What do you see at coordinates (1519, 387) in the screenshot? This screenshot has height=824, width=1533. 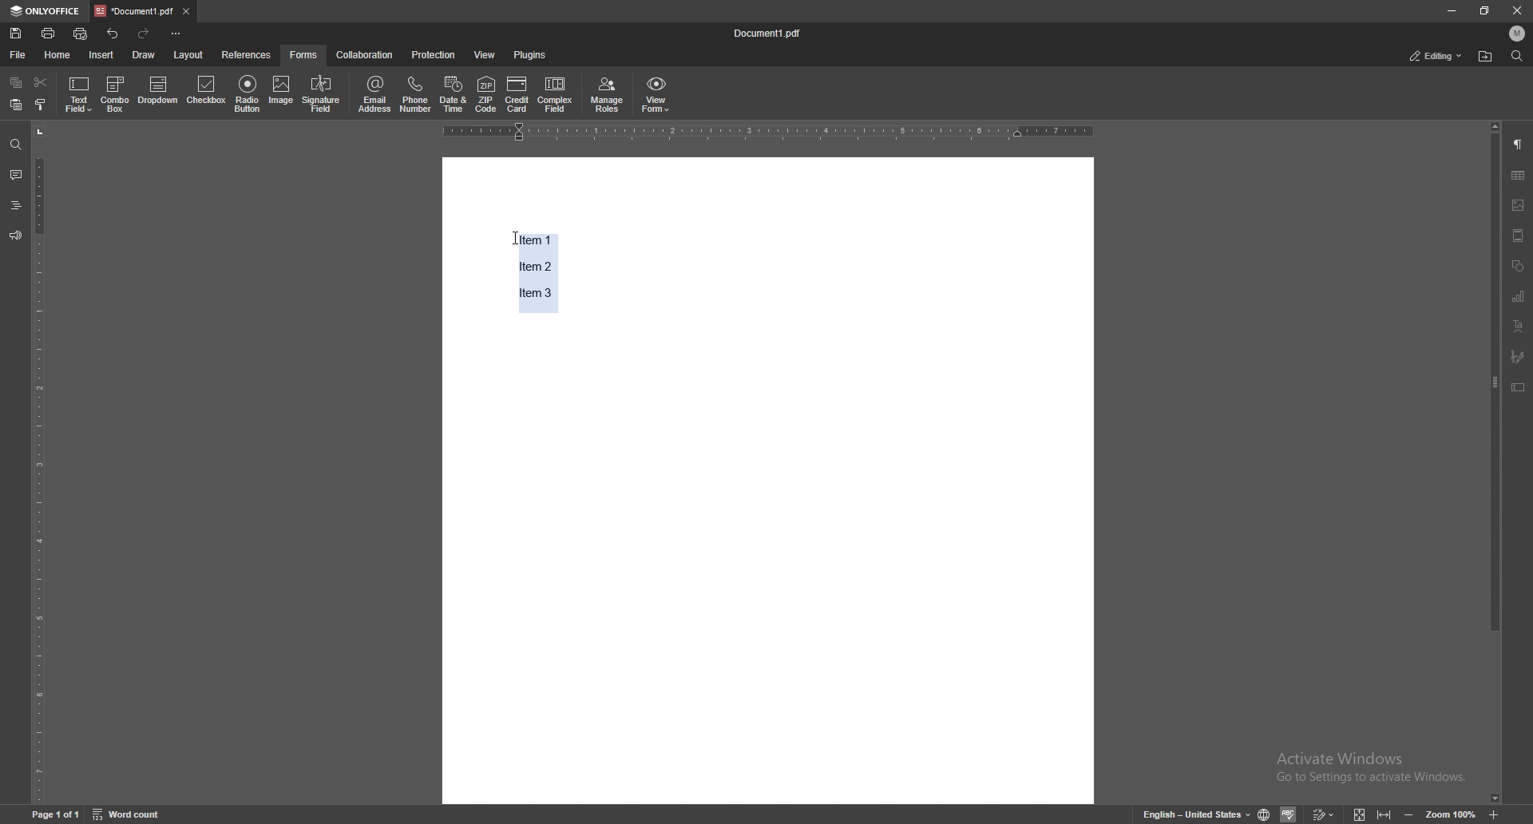 I see `text box` at bounding box center [1519, 387].